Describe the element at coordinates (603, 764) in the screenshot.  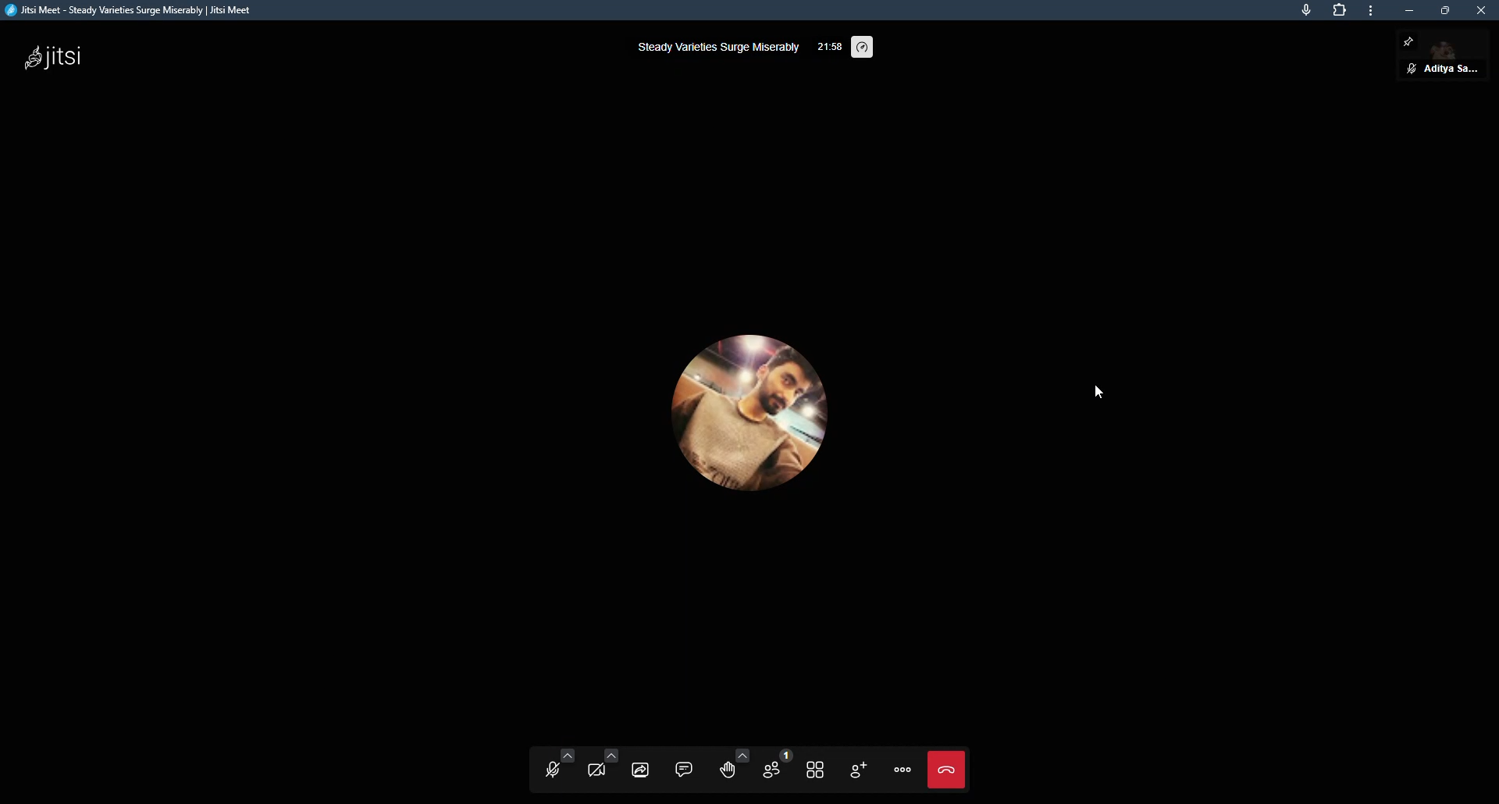
I see `start video` at that location.